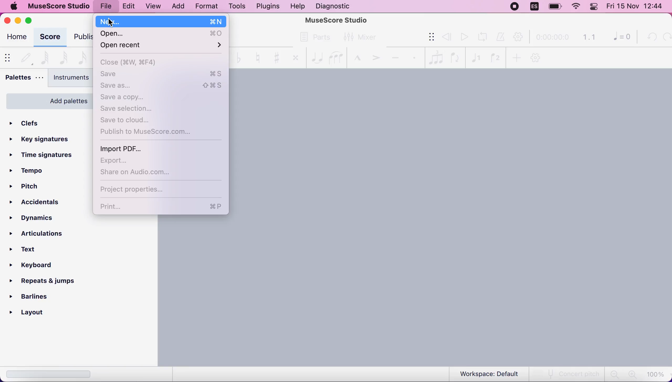  I want to click on default, so click(26, 56).